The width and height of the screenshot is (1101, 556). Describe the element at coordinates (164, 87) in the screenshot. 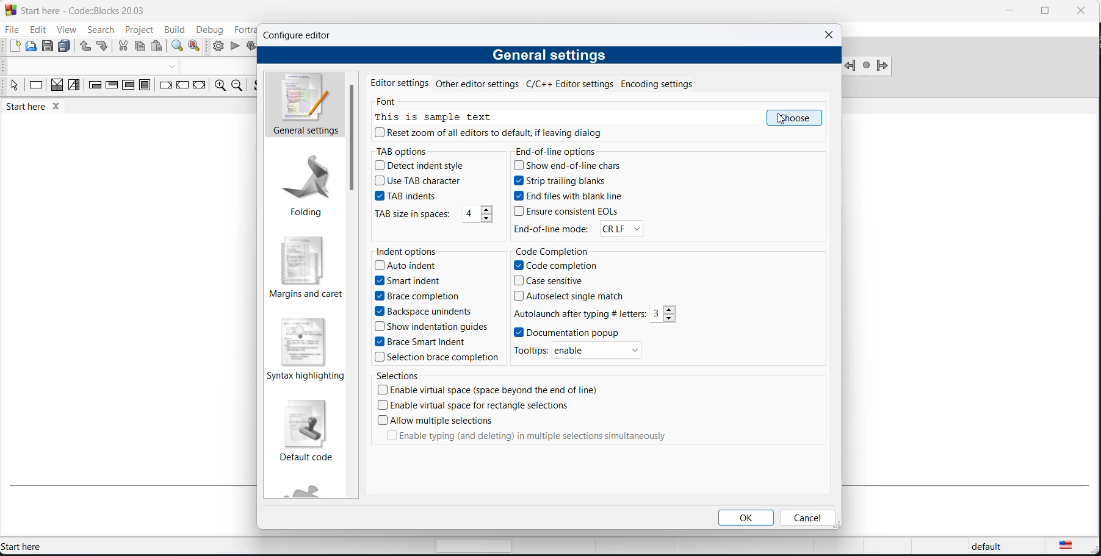

I see `break instruction` at that location.